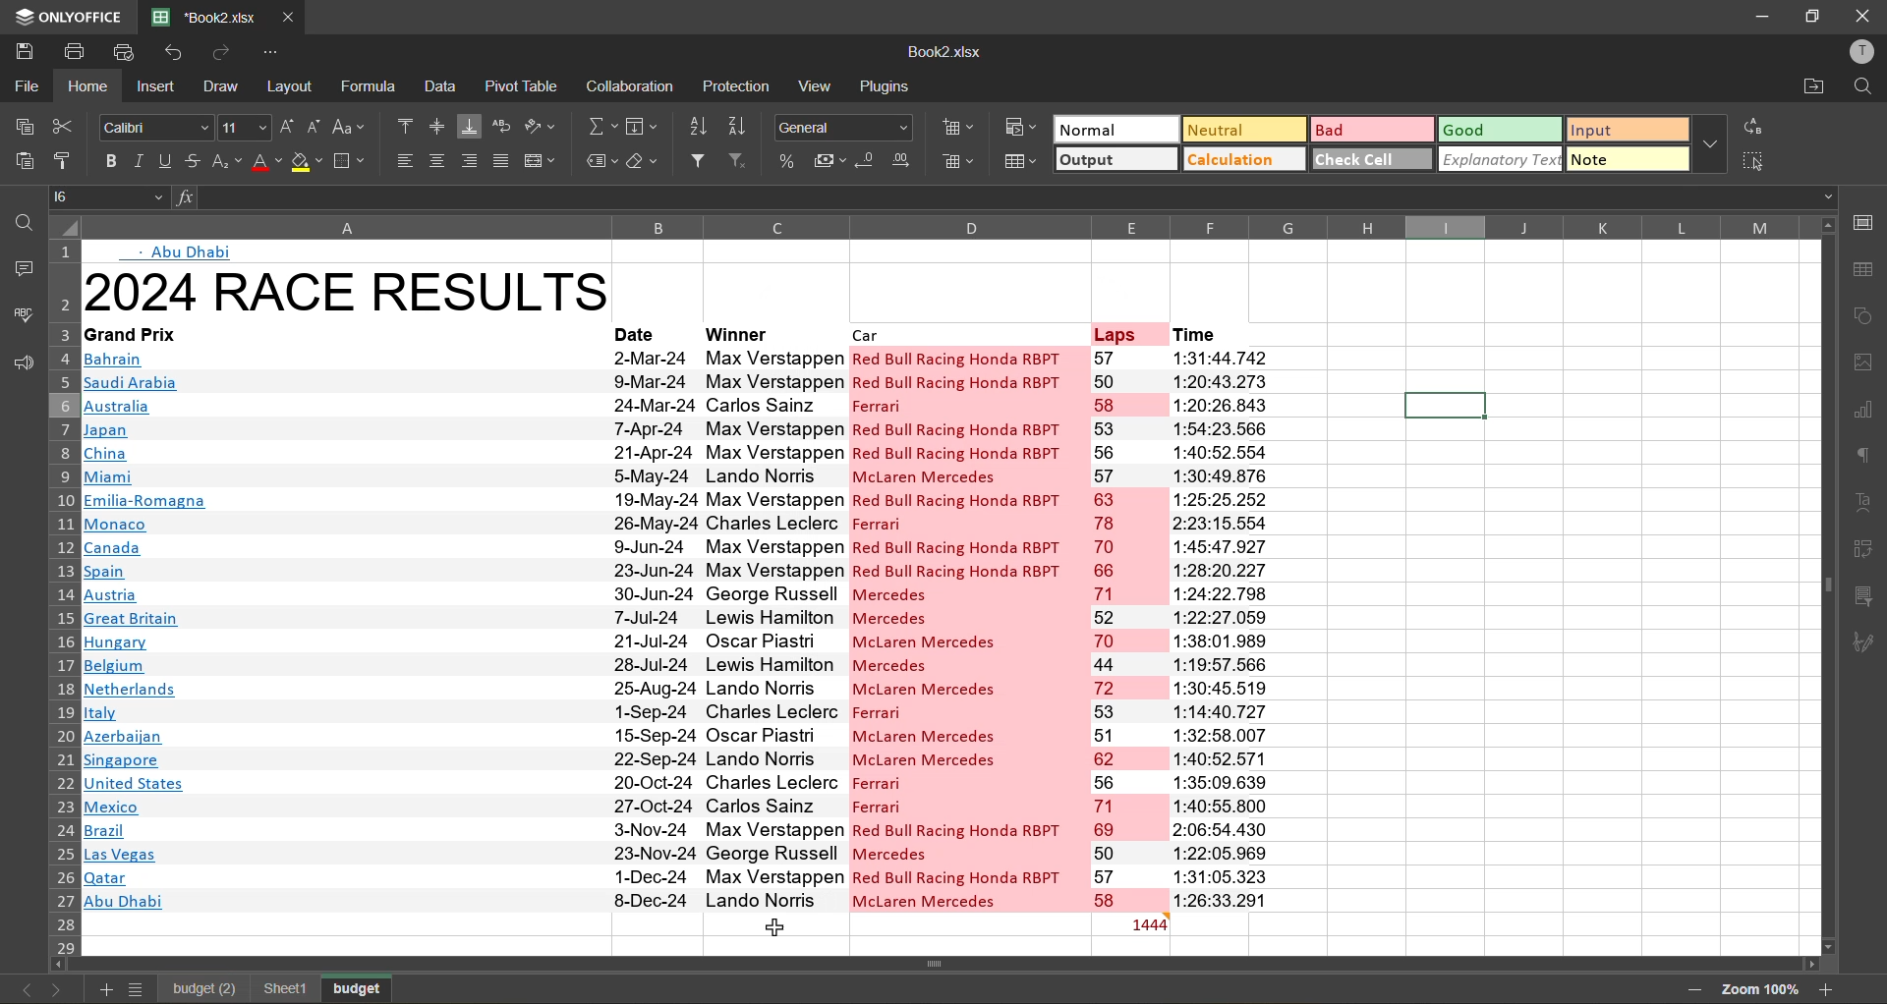 Image resolution: width=1887 pixels, height=1004 pixels. I want to click on pivot table, so click(1867, 546).